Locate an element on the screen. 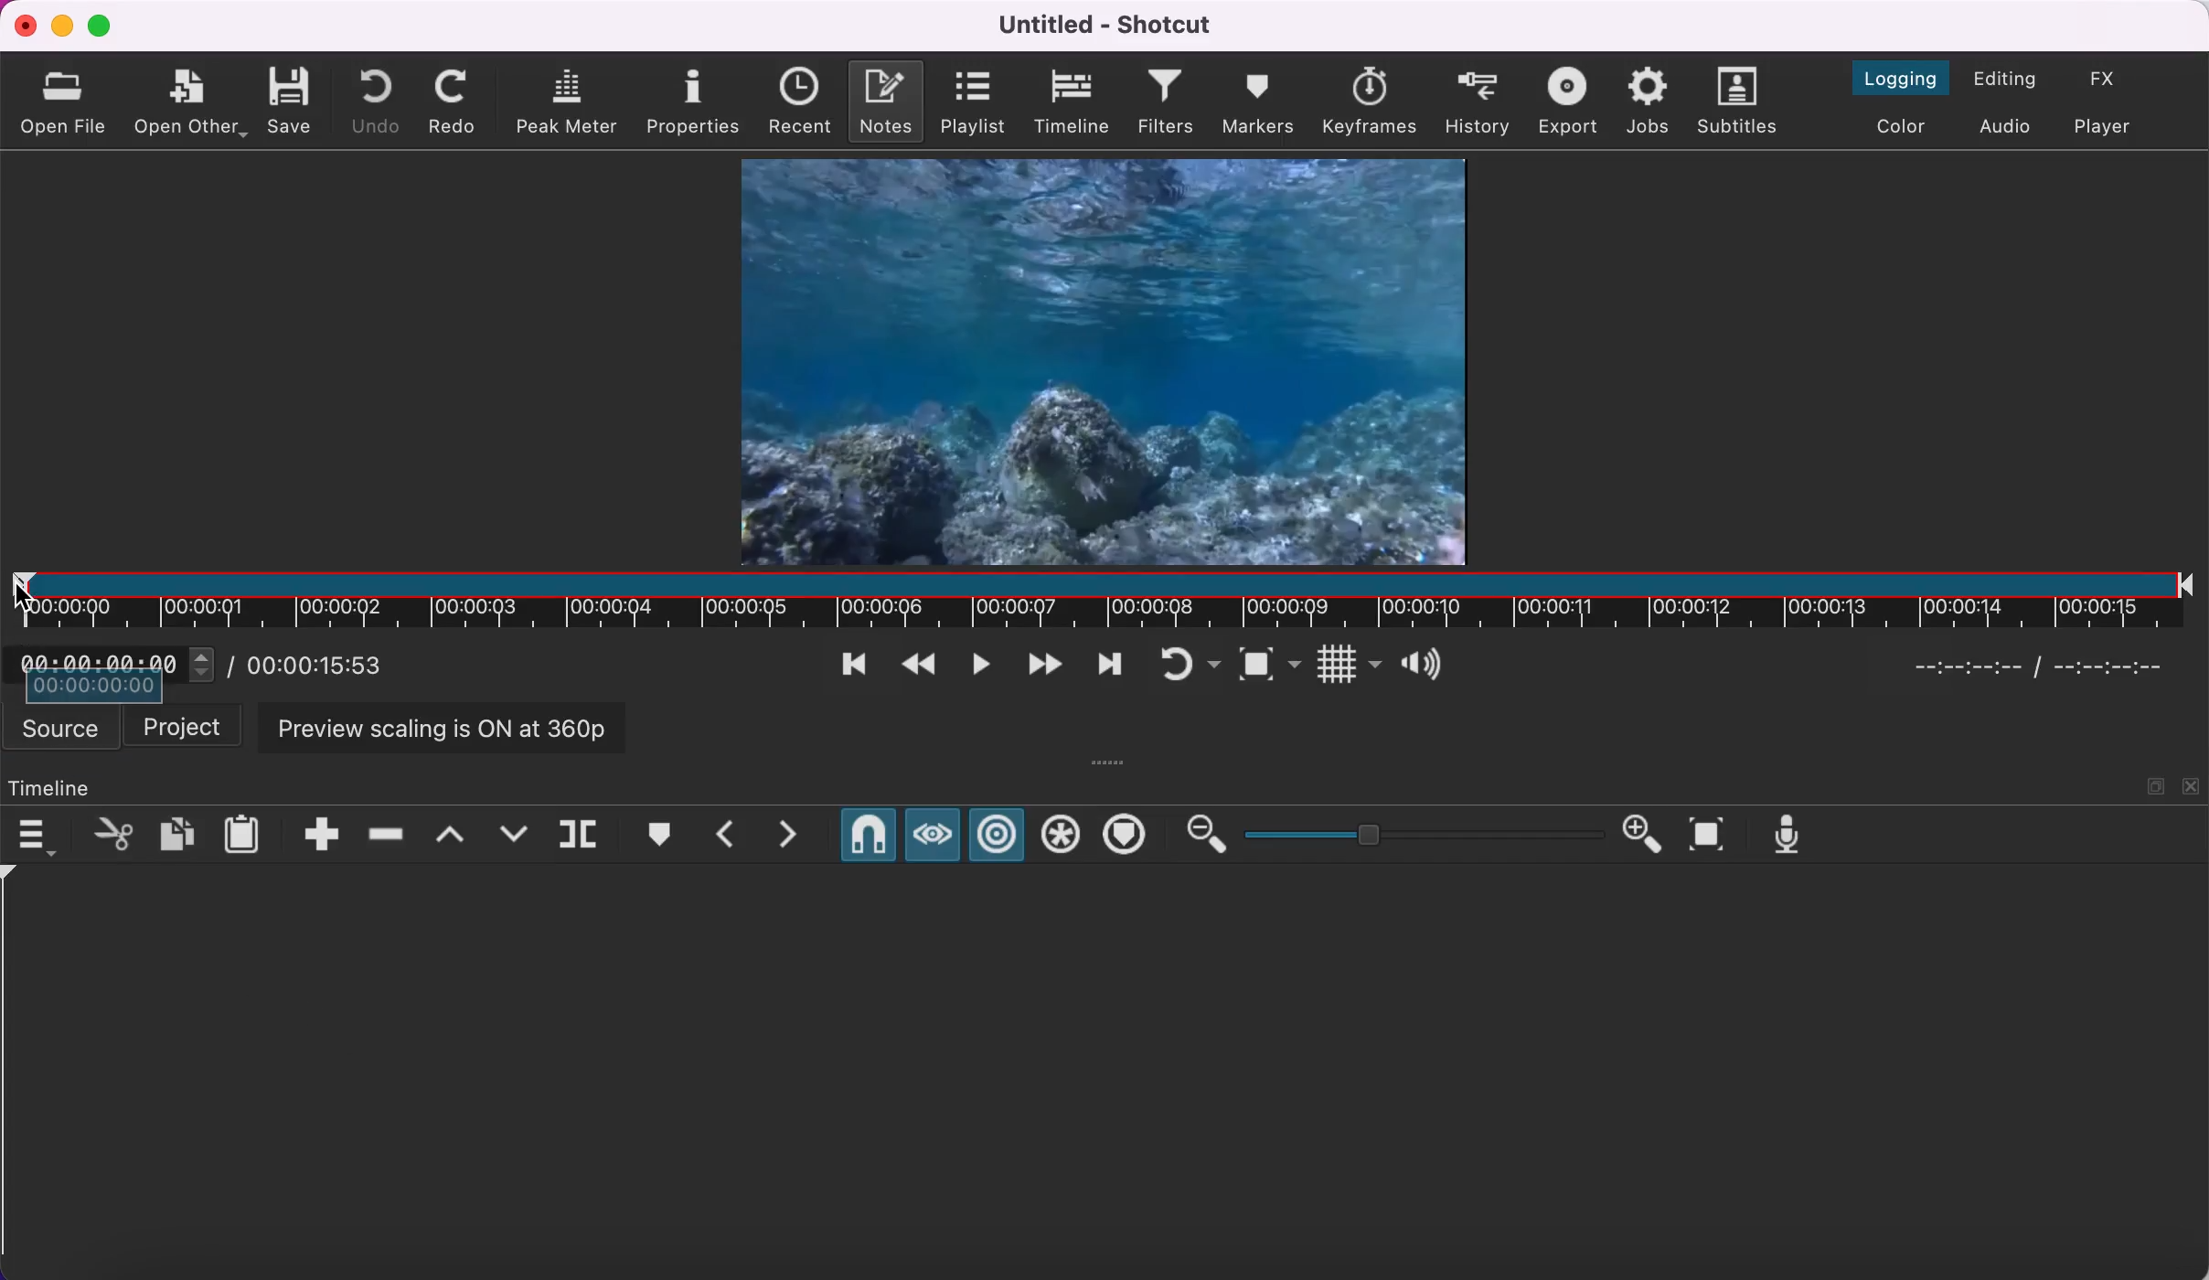  switch to audio layout is located at coordinates (2009, 127).